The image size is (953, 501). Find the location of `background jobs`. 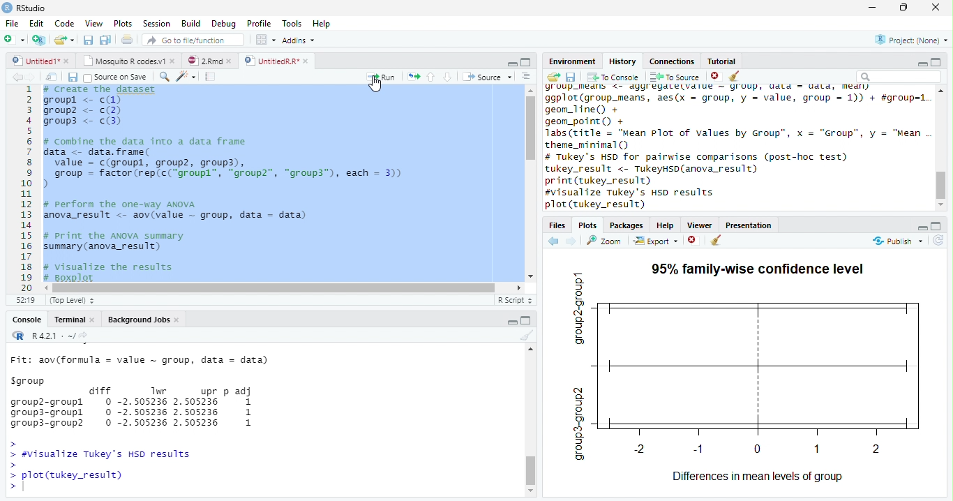

background jobs is located at coordinates (144, 321).